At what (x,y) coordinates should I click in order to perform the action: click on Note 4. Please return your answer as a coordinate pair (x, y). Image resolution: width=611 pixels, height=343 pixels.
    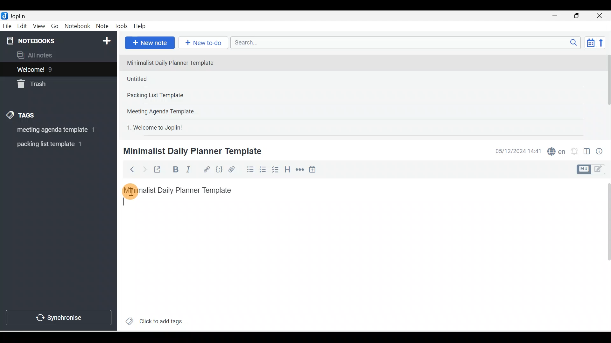
    Looking at the image, I should click on (169, 110).